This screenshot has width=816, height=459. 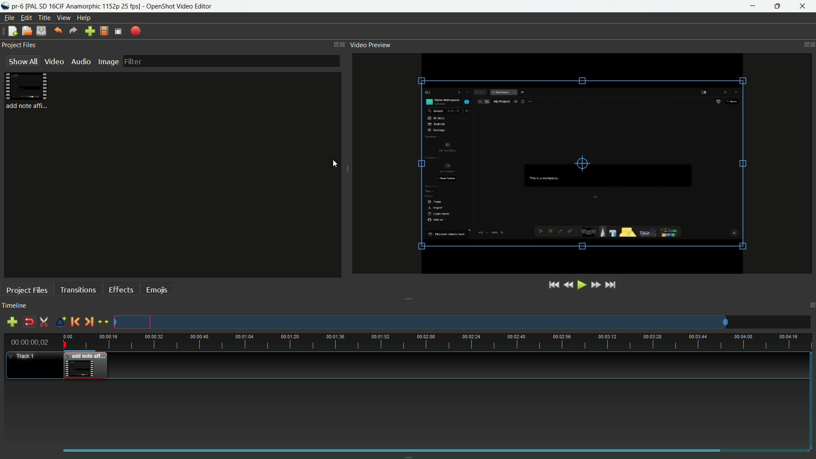 I want to click on project files, so click(x=27, y=290).